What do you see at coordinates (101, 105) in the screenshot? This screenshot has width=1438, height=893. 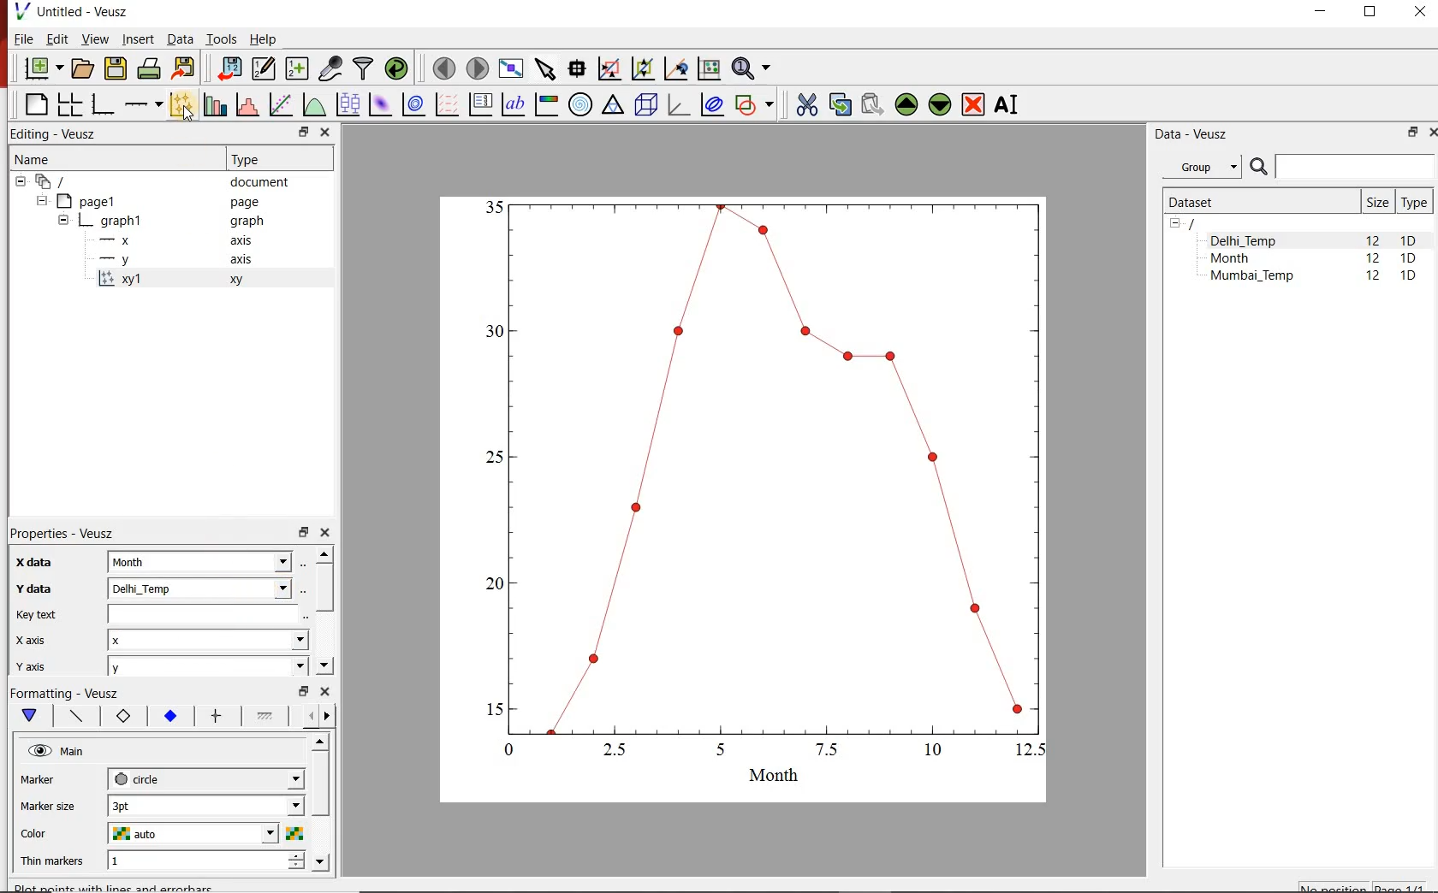 I see `base graph` at bounding box center [101, 105].